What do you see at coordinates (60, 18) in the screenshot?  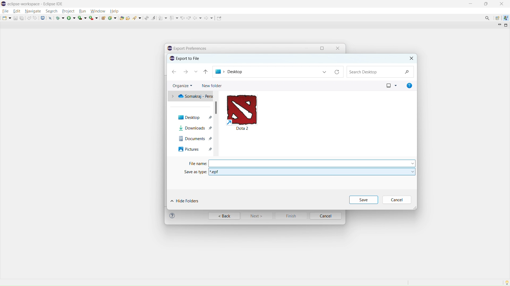 I see `debug` at bounding box center [60, 18].